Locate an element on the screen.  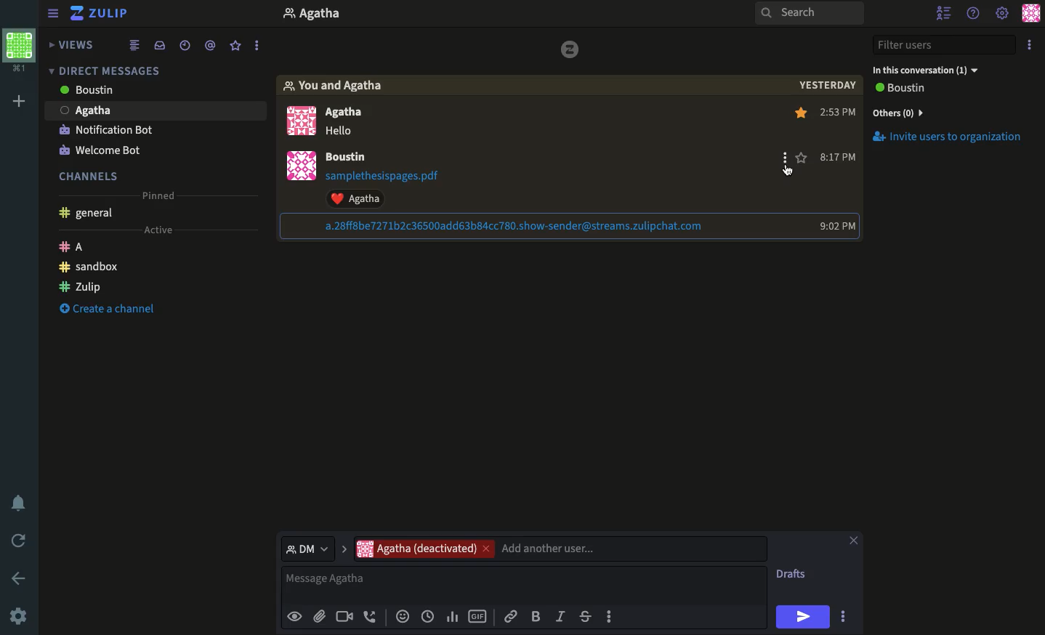
Hide menu is located at coordinates (53, 12).